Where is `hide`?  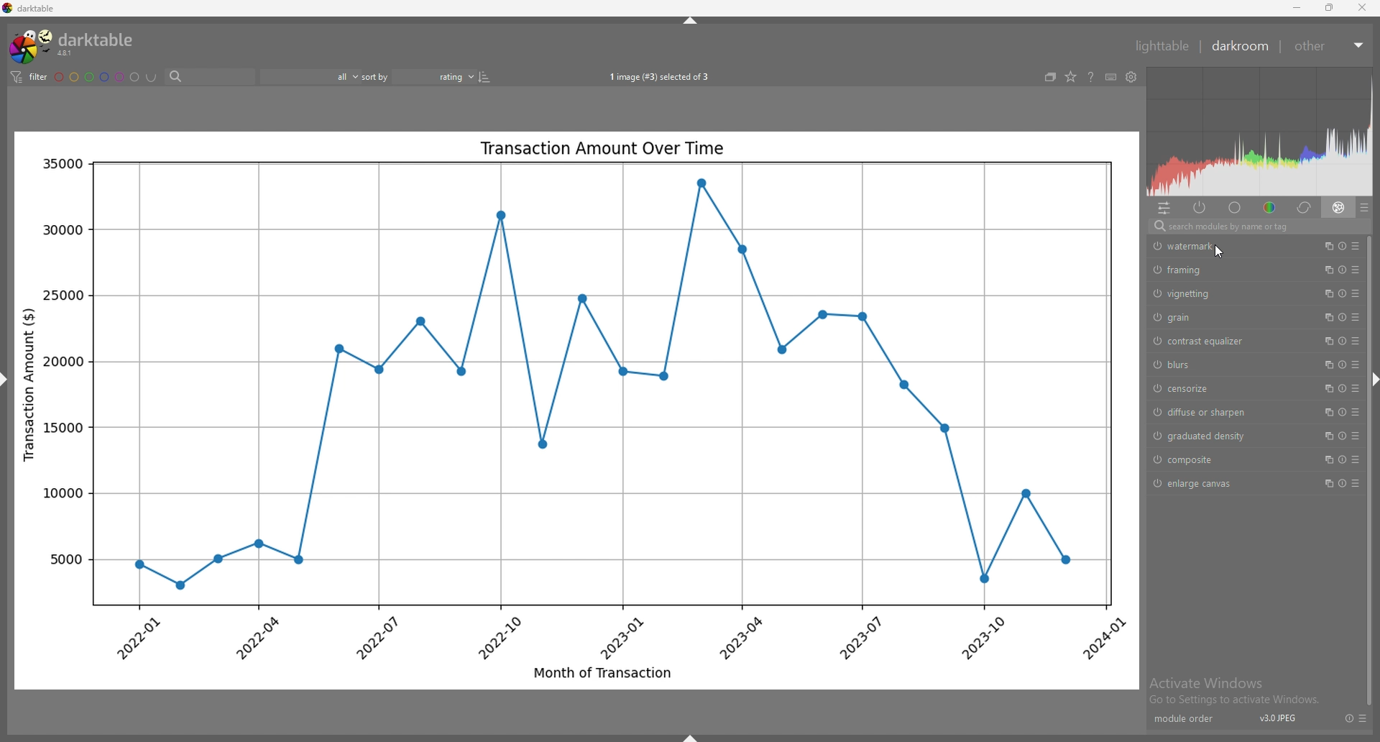 hide is located at coordinates (1371, 380).